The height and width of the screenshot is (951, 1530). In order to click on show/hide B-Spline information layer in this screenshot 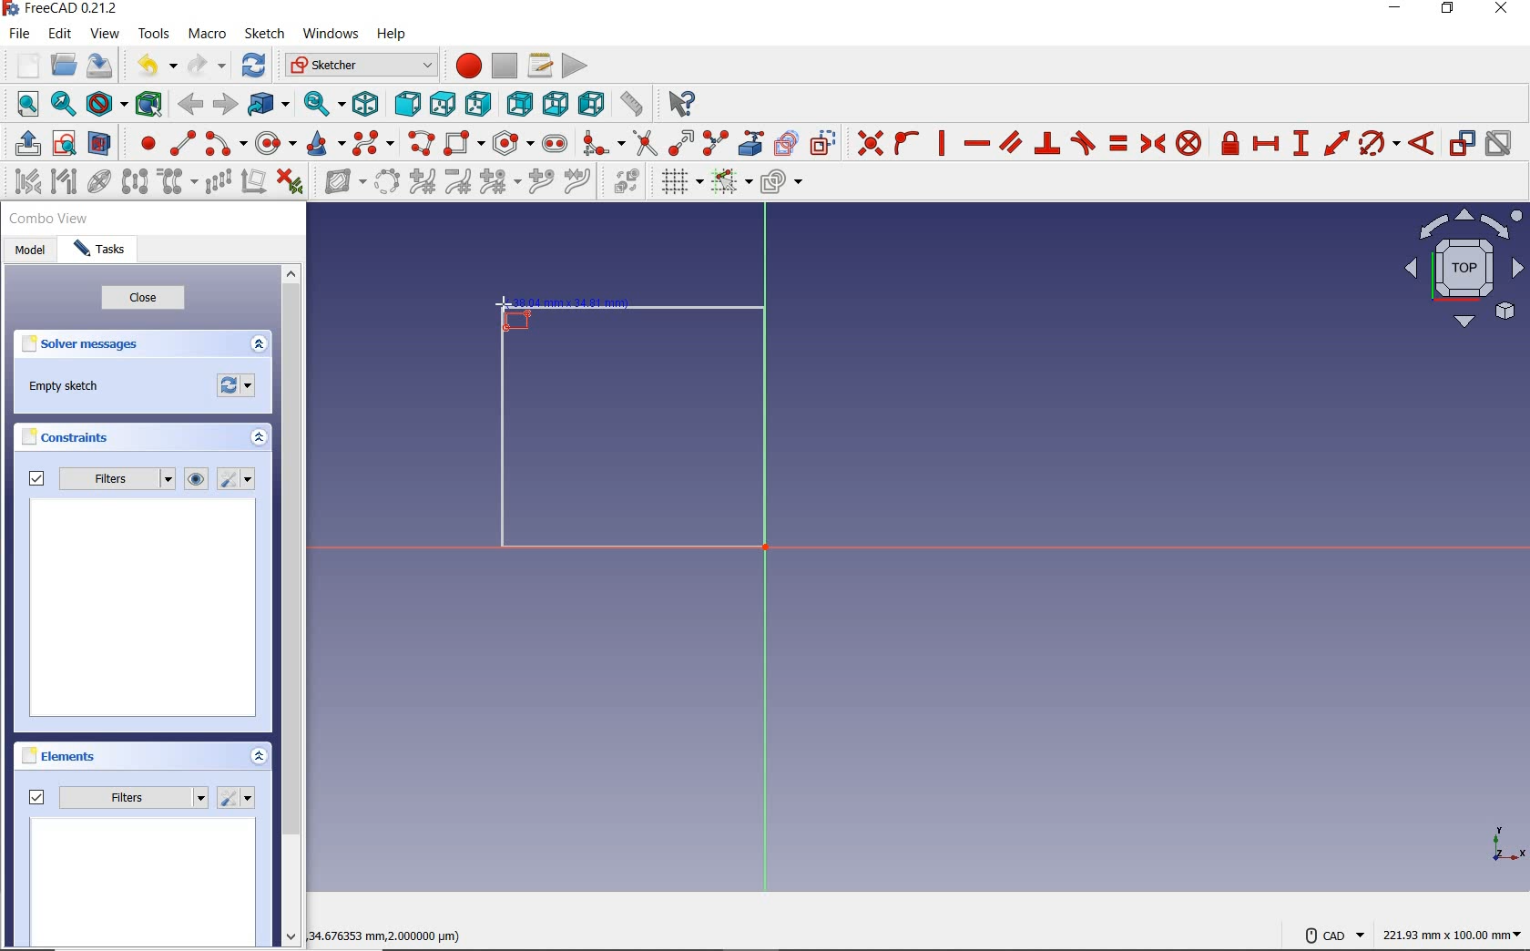, I will do `click(339, 183)`.